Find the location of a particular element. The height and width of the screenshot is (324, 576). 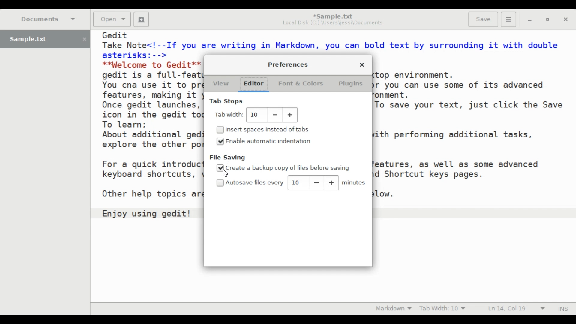

Local Disk (C:) \Users\jessi\Documents is located at coordinates (333, 24).